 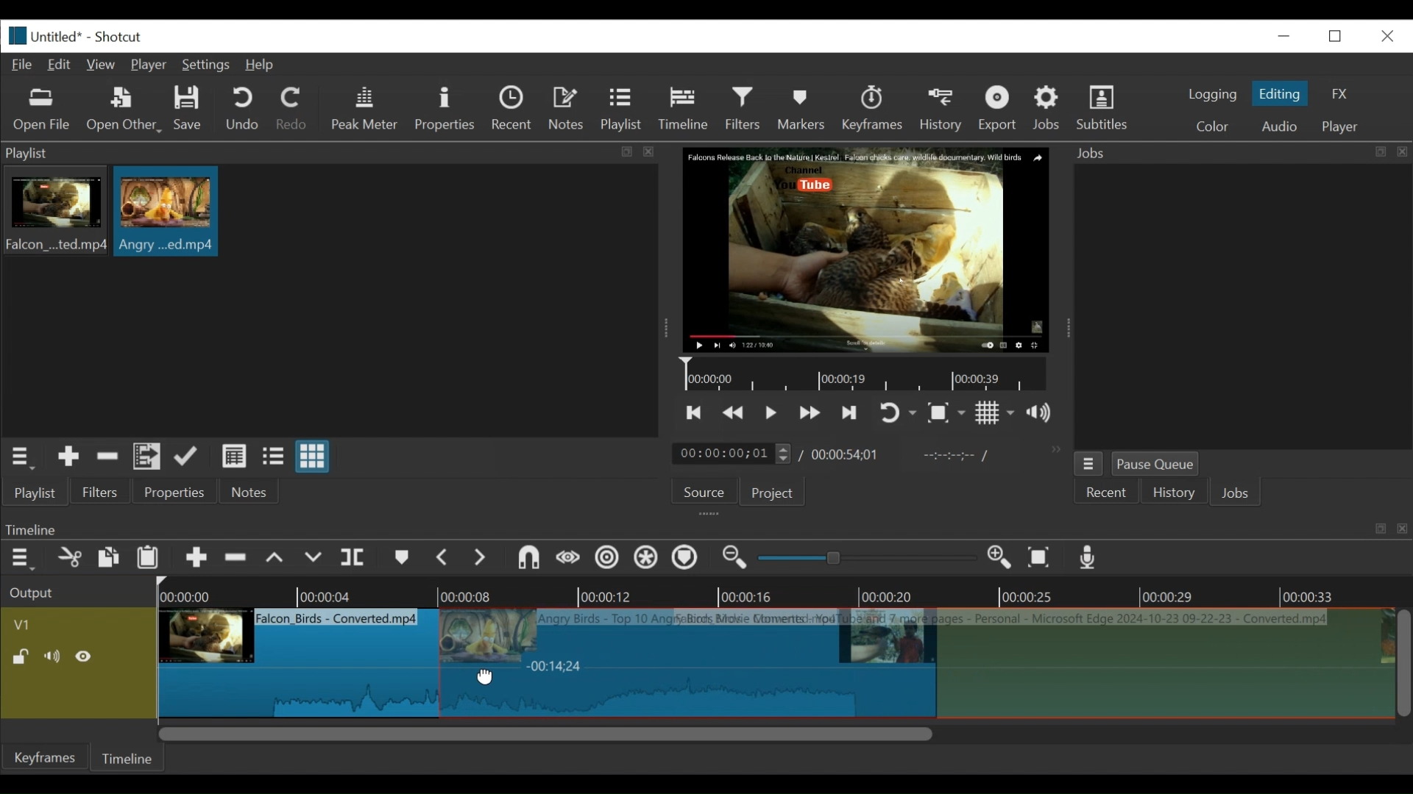 I want to click on Record audio, so click(x=1089, y=561).